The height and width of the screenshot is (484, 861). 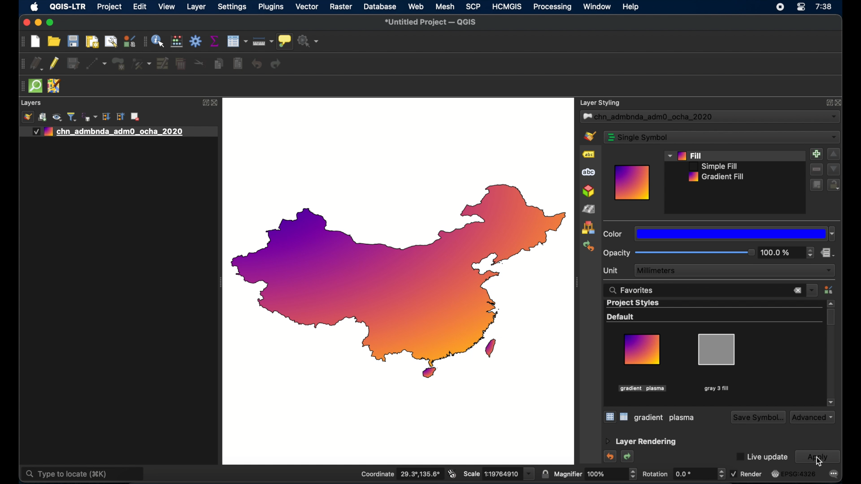 I want to click on magnifier, so click(x=590, y=474).